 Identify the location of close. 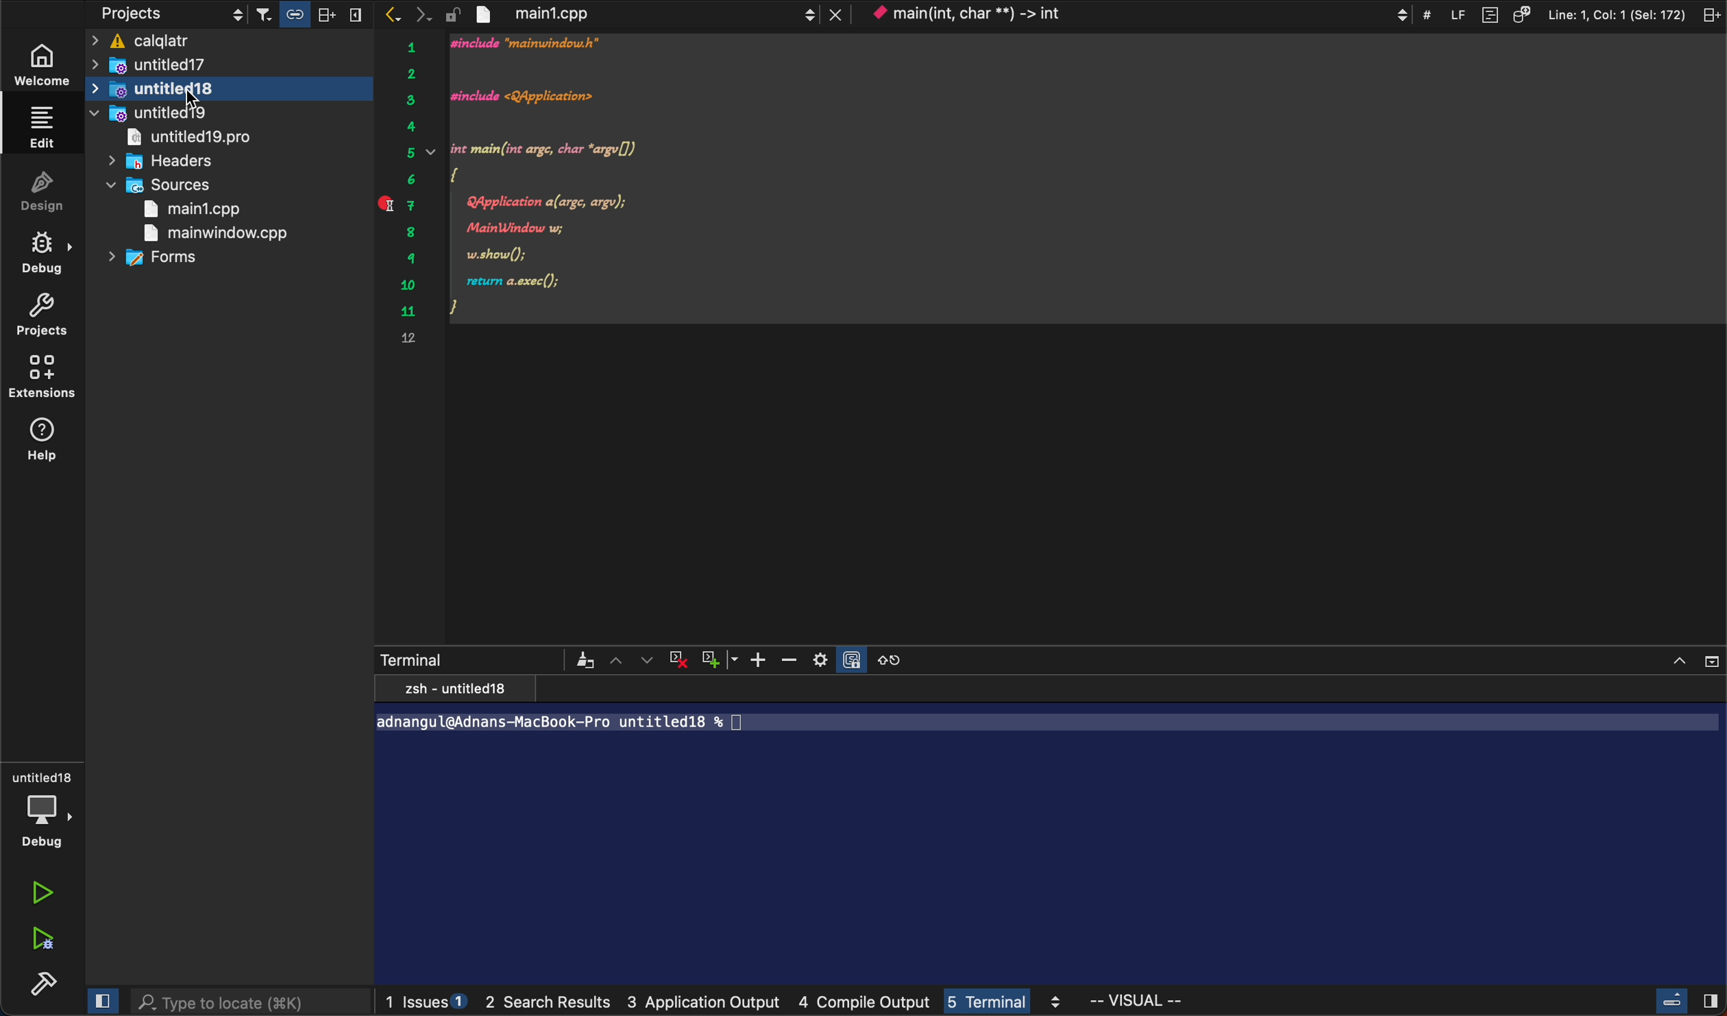
(1689, 657).